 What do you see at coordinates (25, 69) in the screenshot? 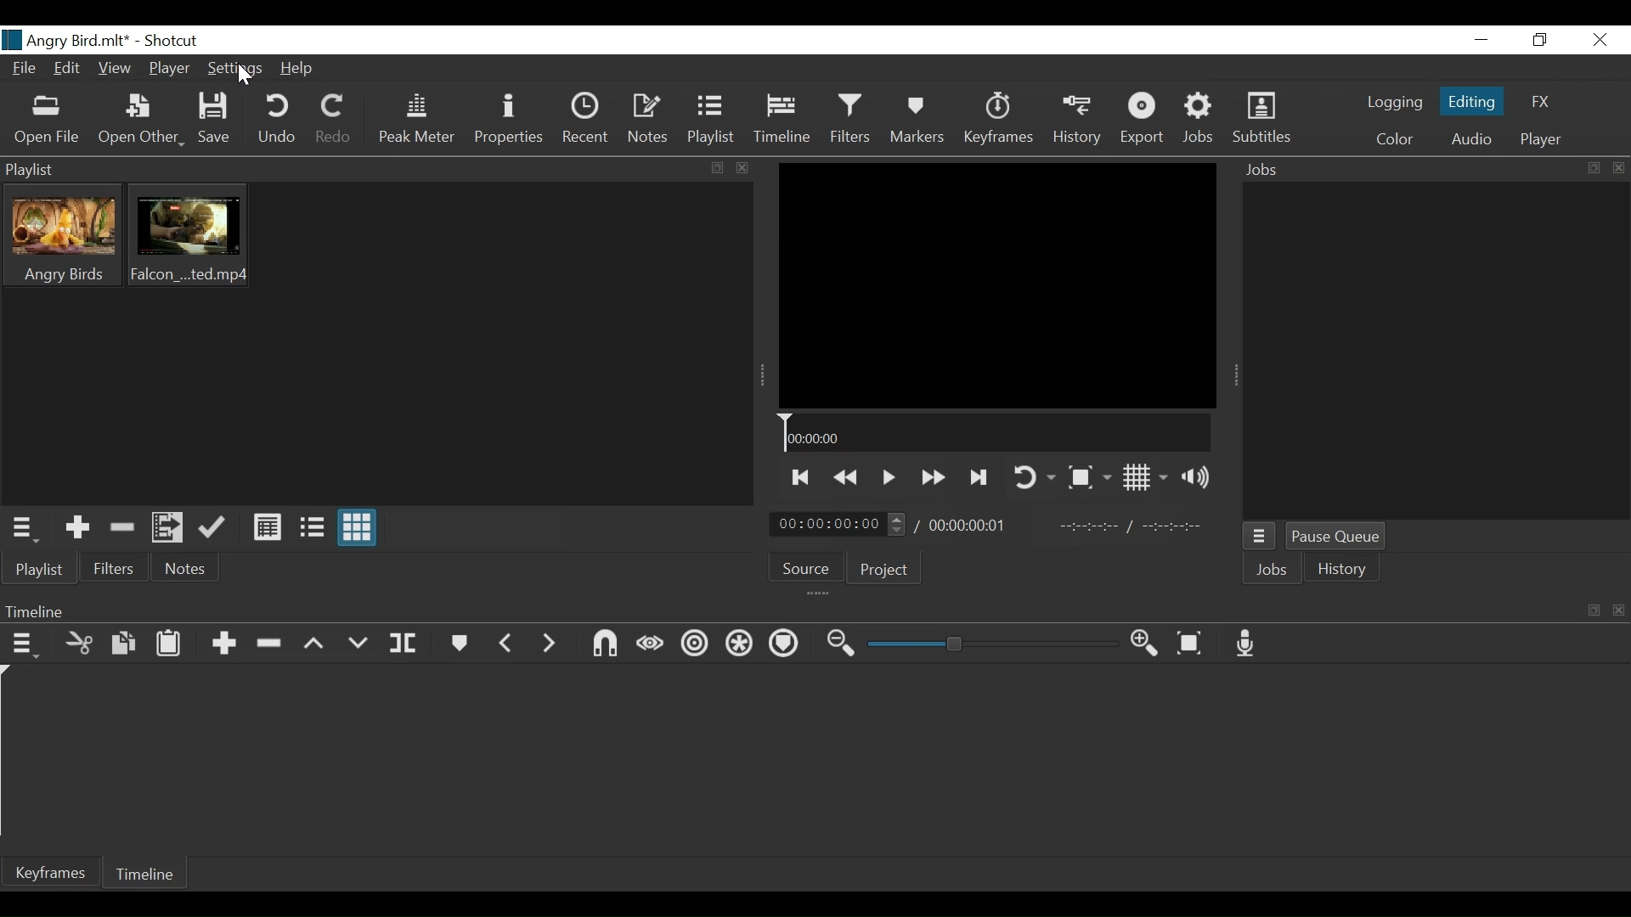
I see `File` at bounding box center [25, 69].